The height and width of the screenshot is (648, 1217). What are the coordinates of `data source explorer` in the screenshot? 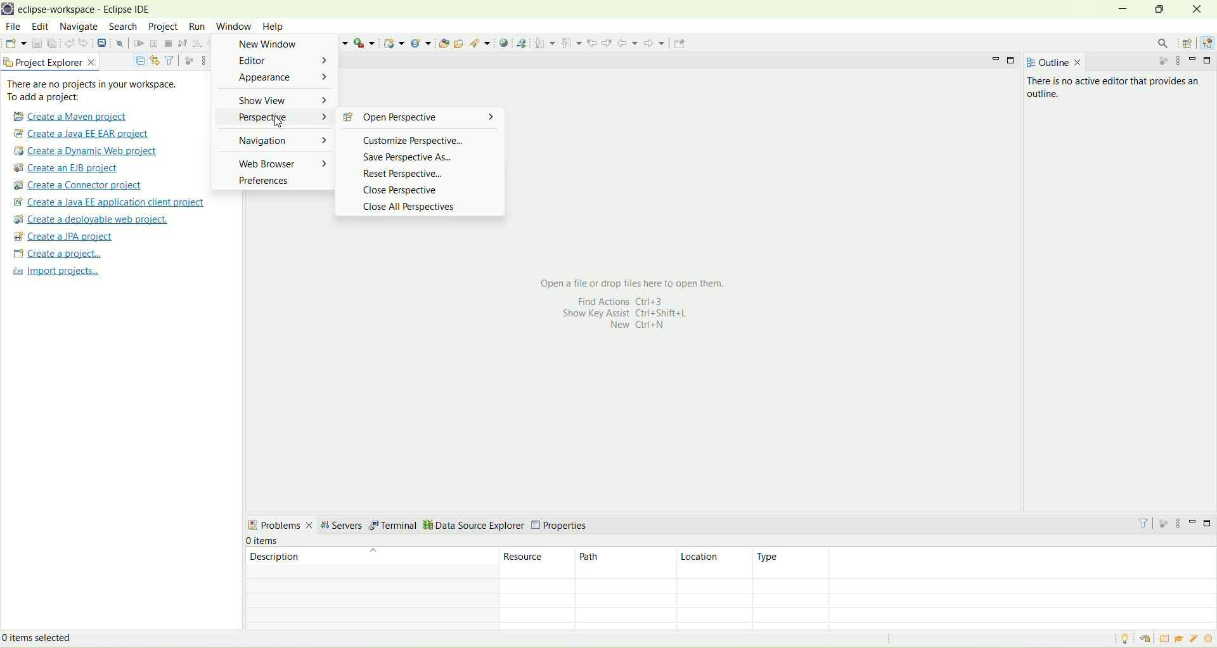 It's located at (473, 524).